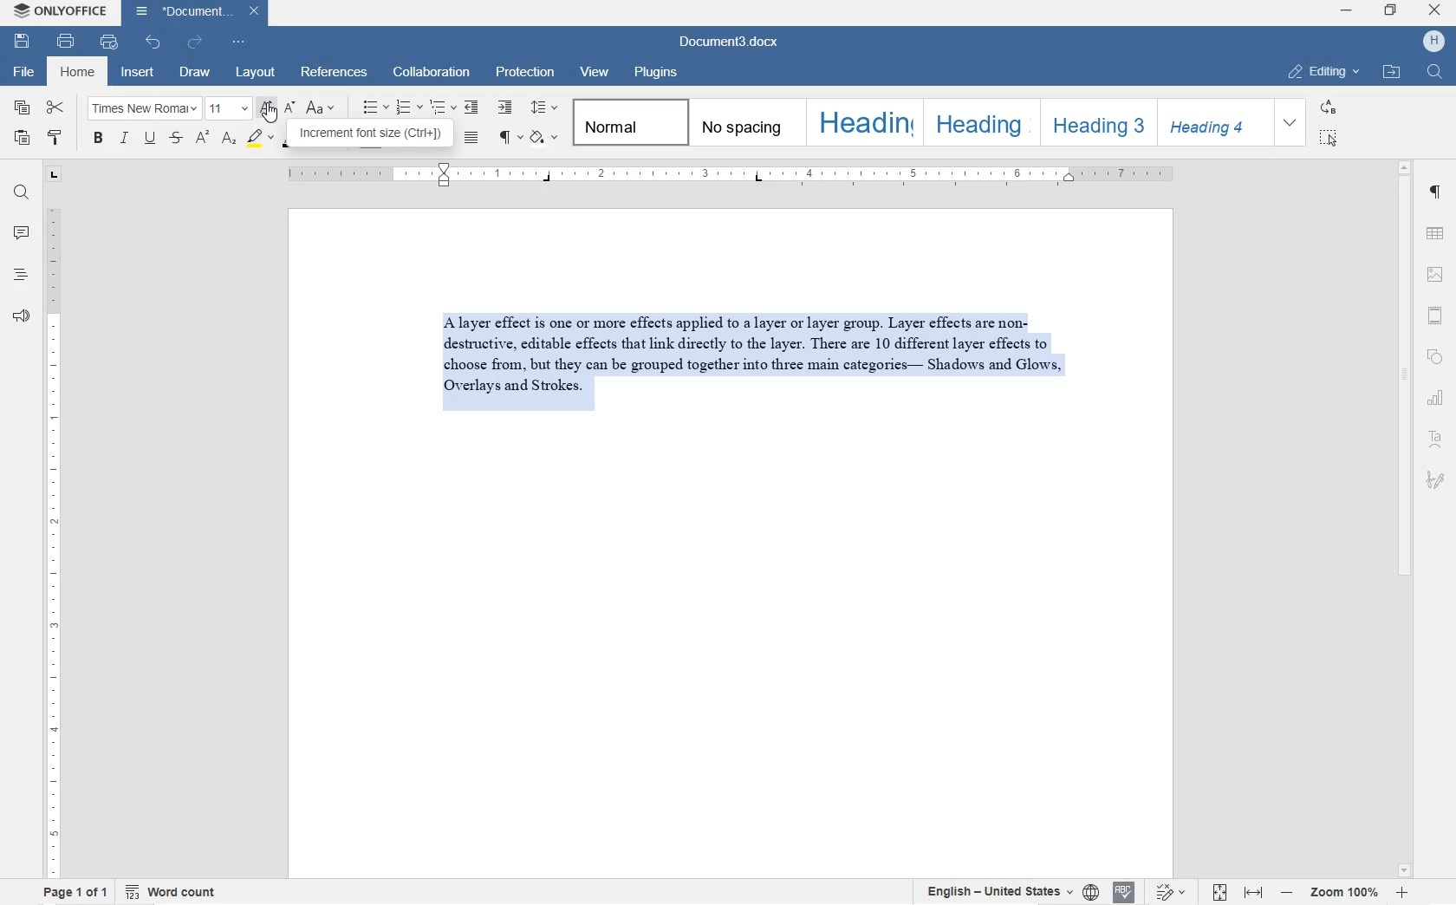 This screenshot has height=905, width=1456. Describe the element at coordinates (126, 137) in the screenshot. I see `ITALIC` at that location.